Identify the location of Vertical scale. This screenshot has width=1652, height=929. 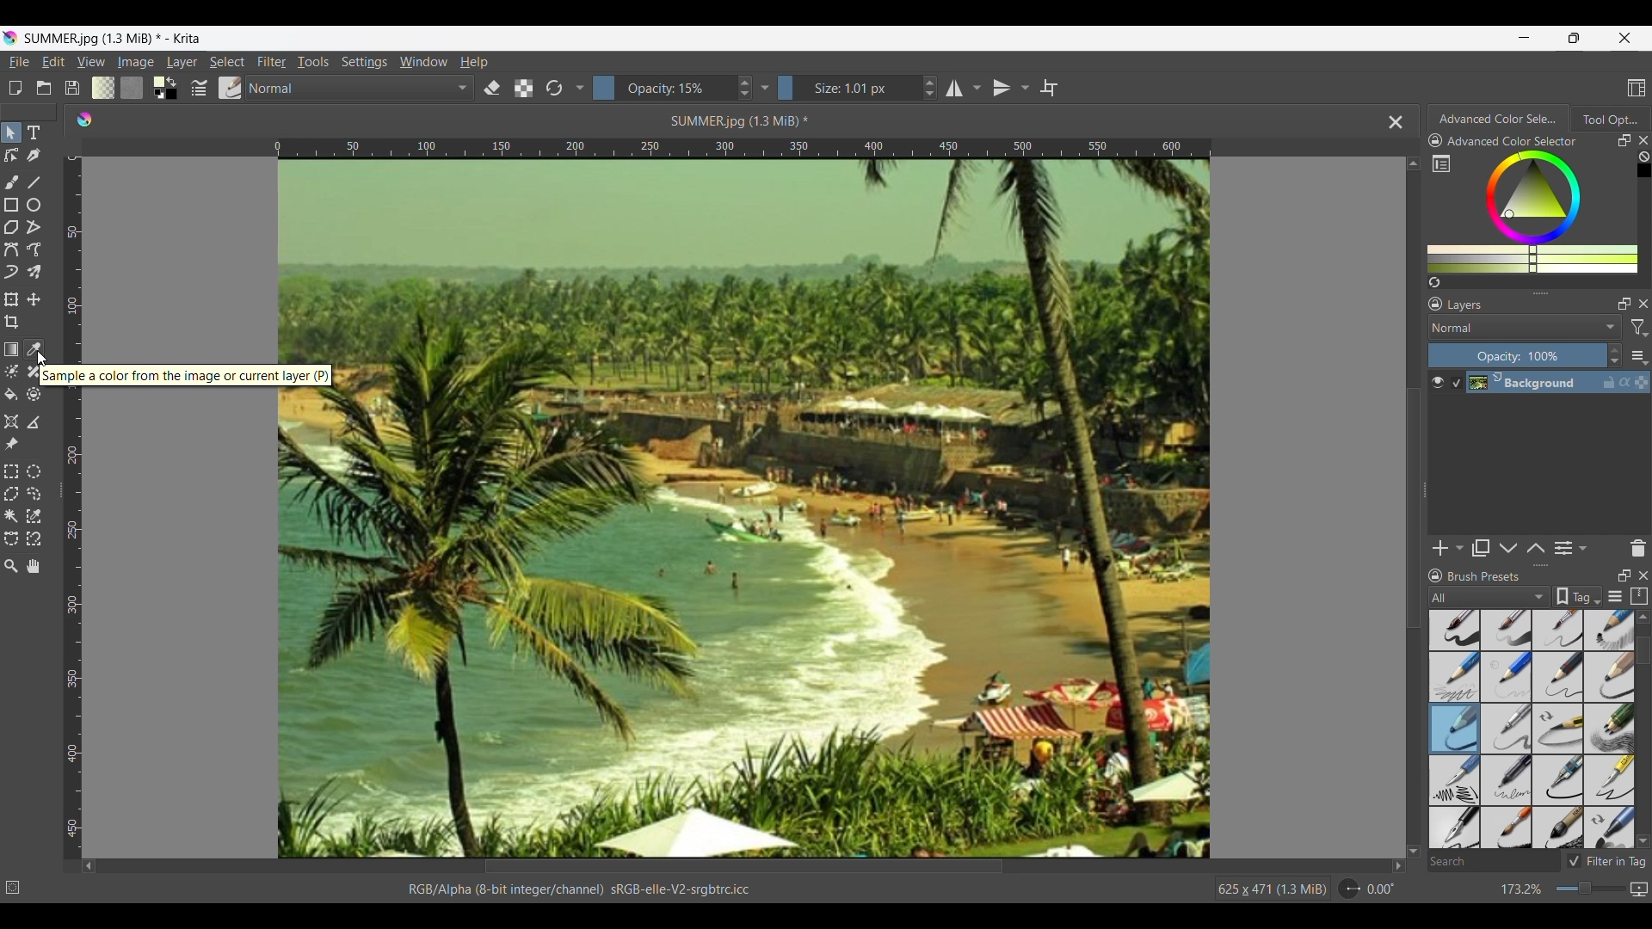
(76, 624).